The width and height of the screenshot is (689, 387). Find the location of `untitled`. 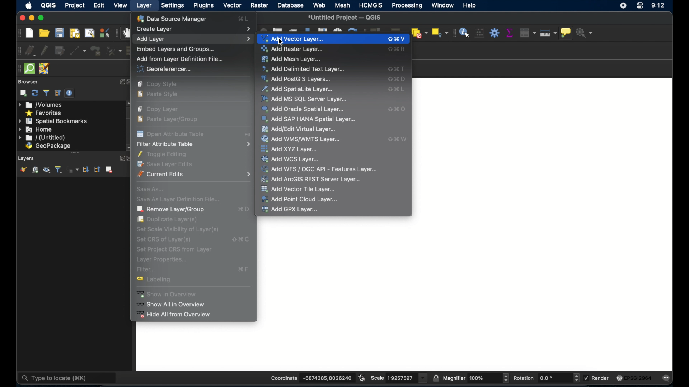

untitled is located at coordinates (42, 138).